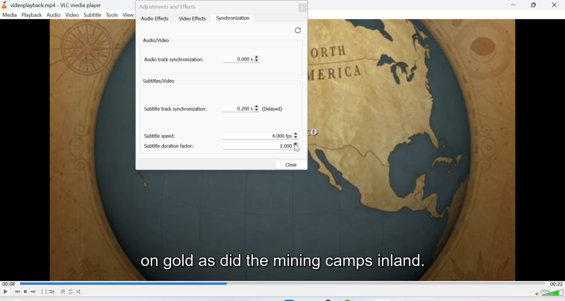 The height and width of the screenshot is (301, 565). I want to click on Video, so click(72, 15).